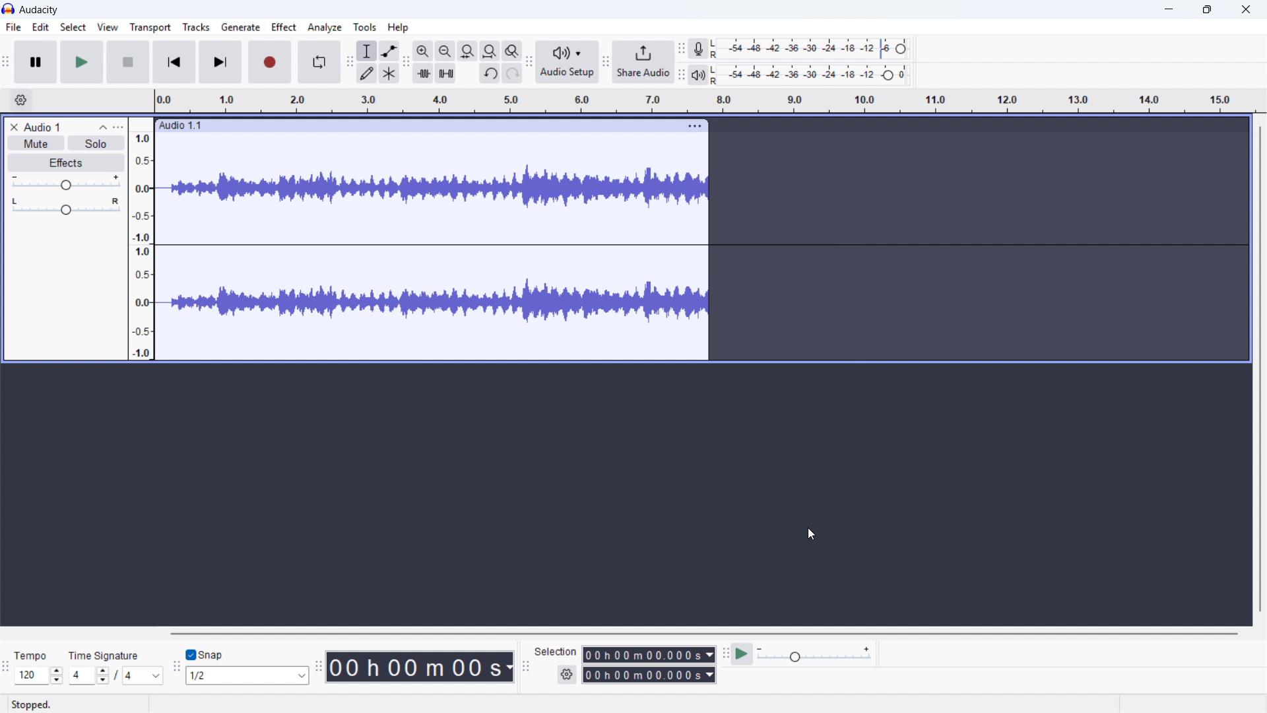  What do you see at coordinates (366, 50) in the screenshot?
I see `Selection tool ` at bounding box center [366, 50].